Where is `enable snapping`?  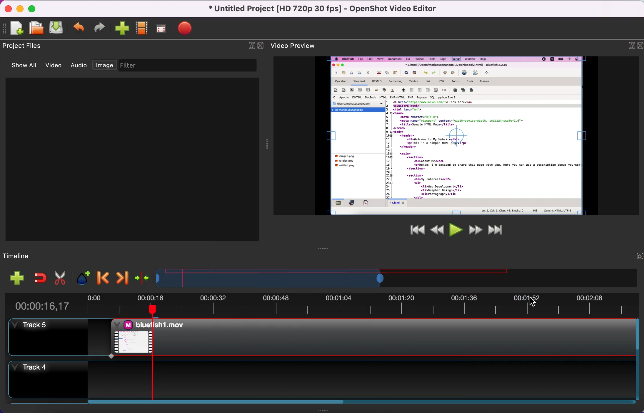 enable snapping is located at coordinates (37, 277).